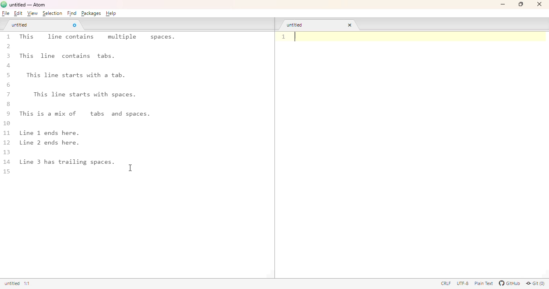 The width and height of the screenshot is (549, 289). I want to click on text cursor, so click(295, 37).